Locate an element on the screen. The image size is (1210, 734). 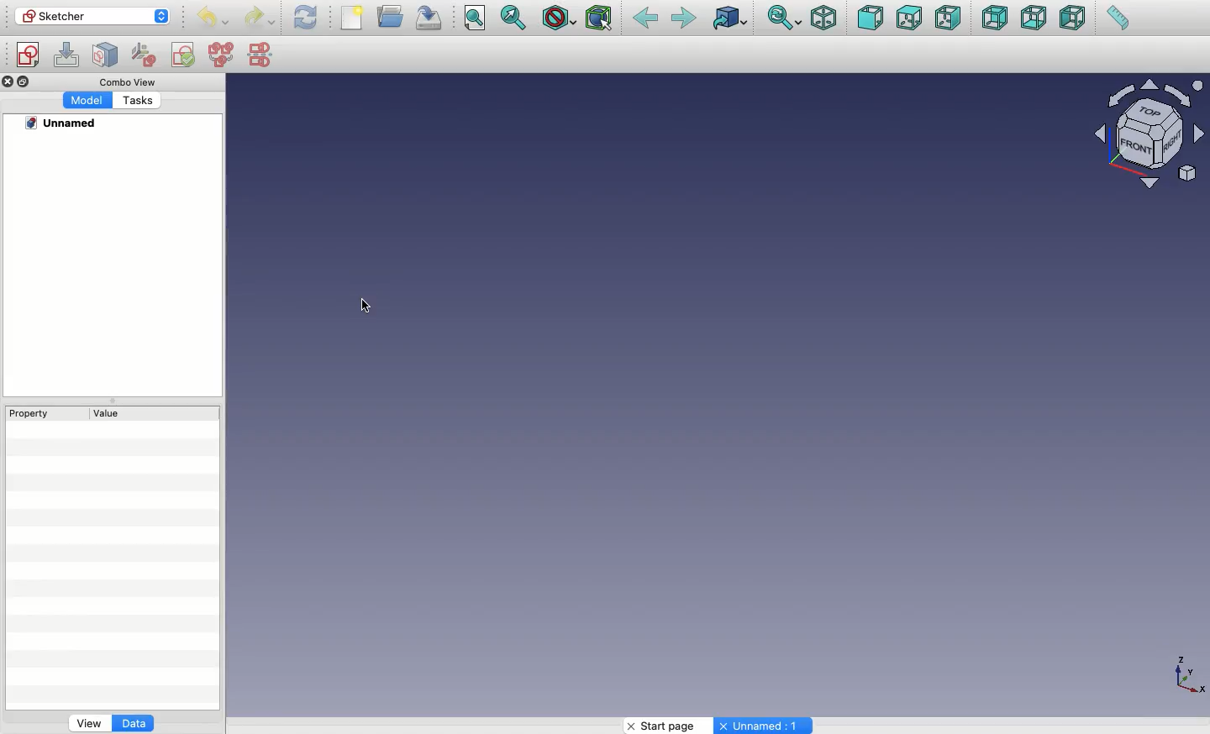
Fit selection is located at coordinates (513, 18).